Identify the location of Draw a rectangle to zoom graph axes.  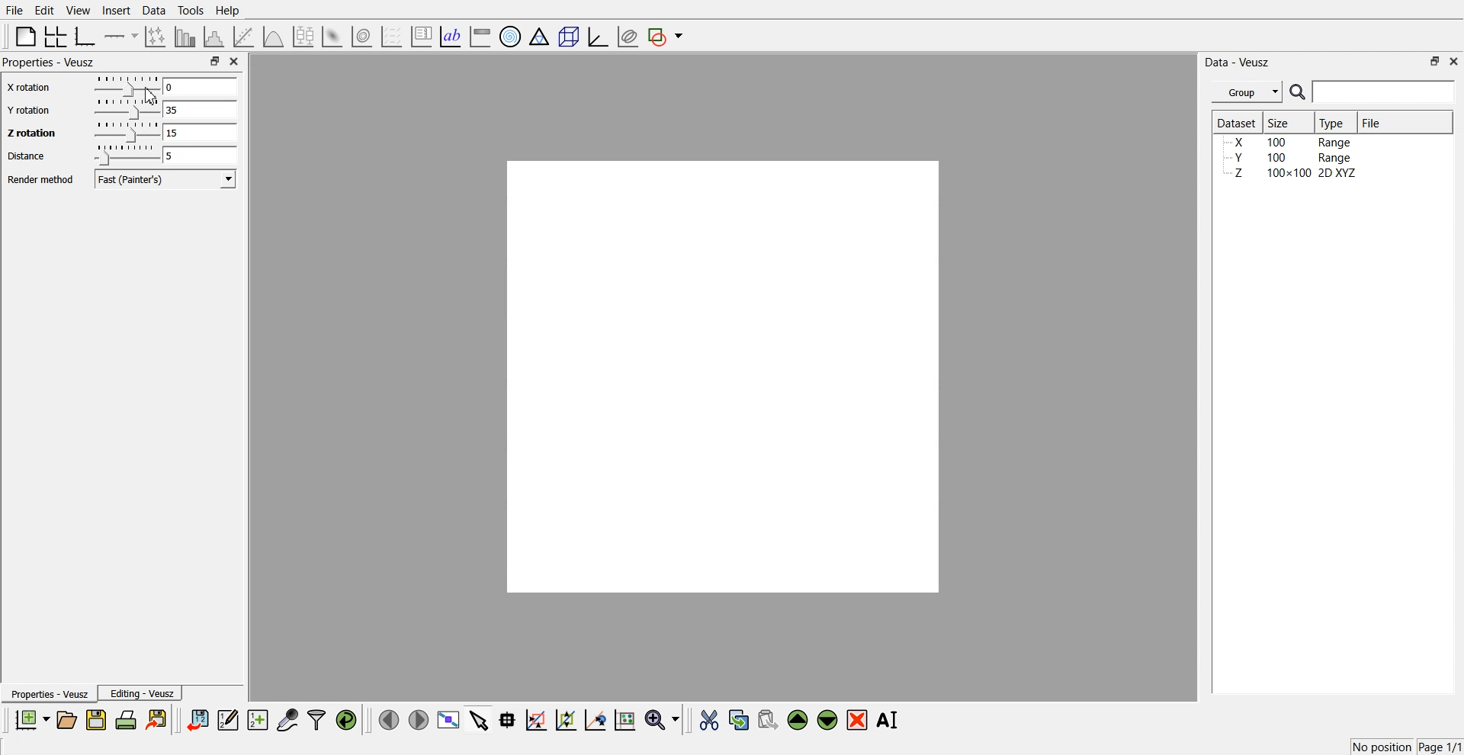
(535, 720).